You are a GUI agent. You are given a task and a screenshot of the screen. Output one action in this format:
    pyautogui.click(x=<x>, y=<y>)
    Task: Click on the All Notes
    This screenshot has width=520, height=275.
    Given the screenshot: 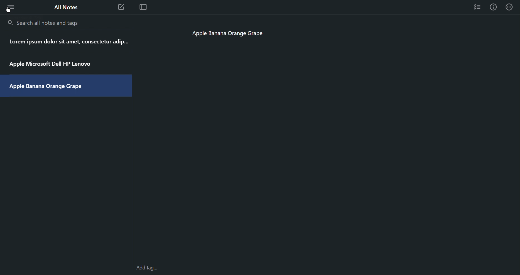 What is the action you would take?
    pyautogui.click(x=65, y=7)
    